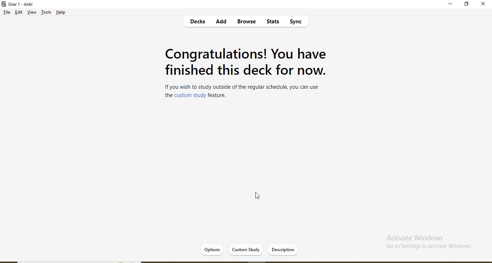 This screenshot has width=492, height=263. What do you see at coordinates (451, 5) in the screenshot?
I see `minimise` at bounding box center [451, 5].